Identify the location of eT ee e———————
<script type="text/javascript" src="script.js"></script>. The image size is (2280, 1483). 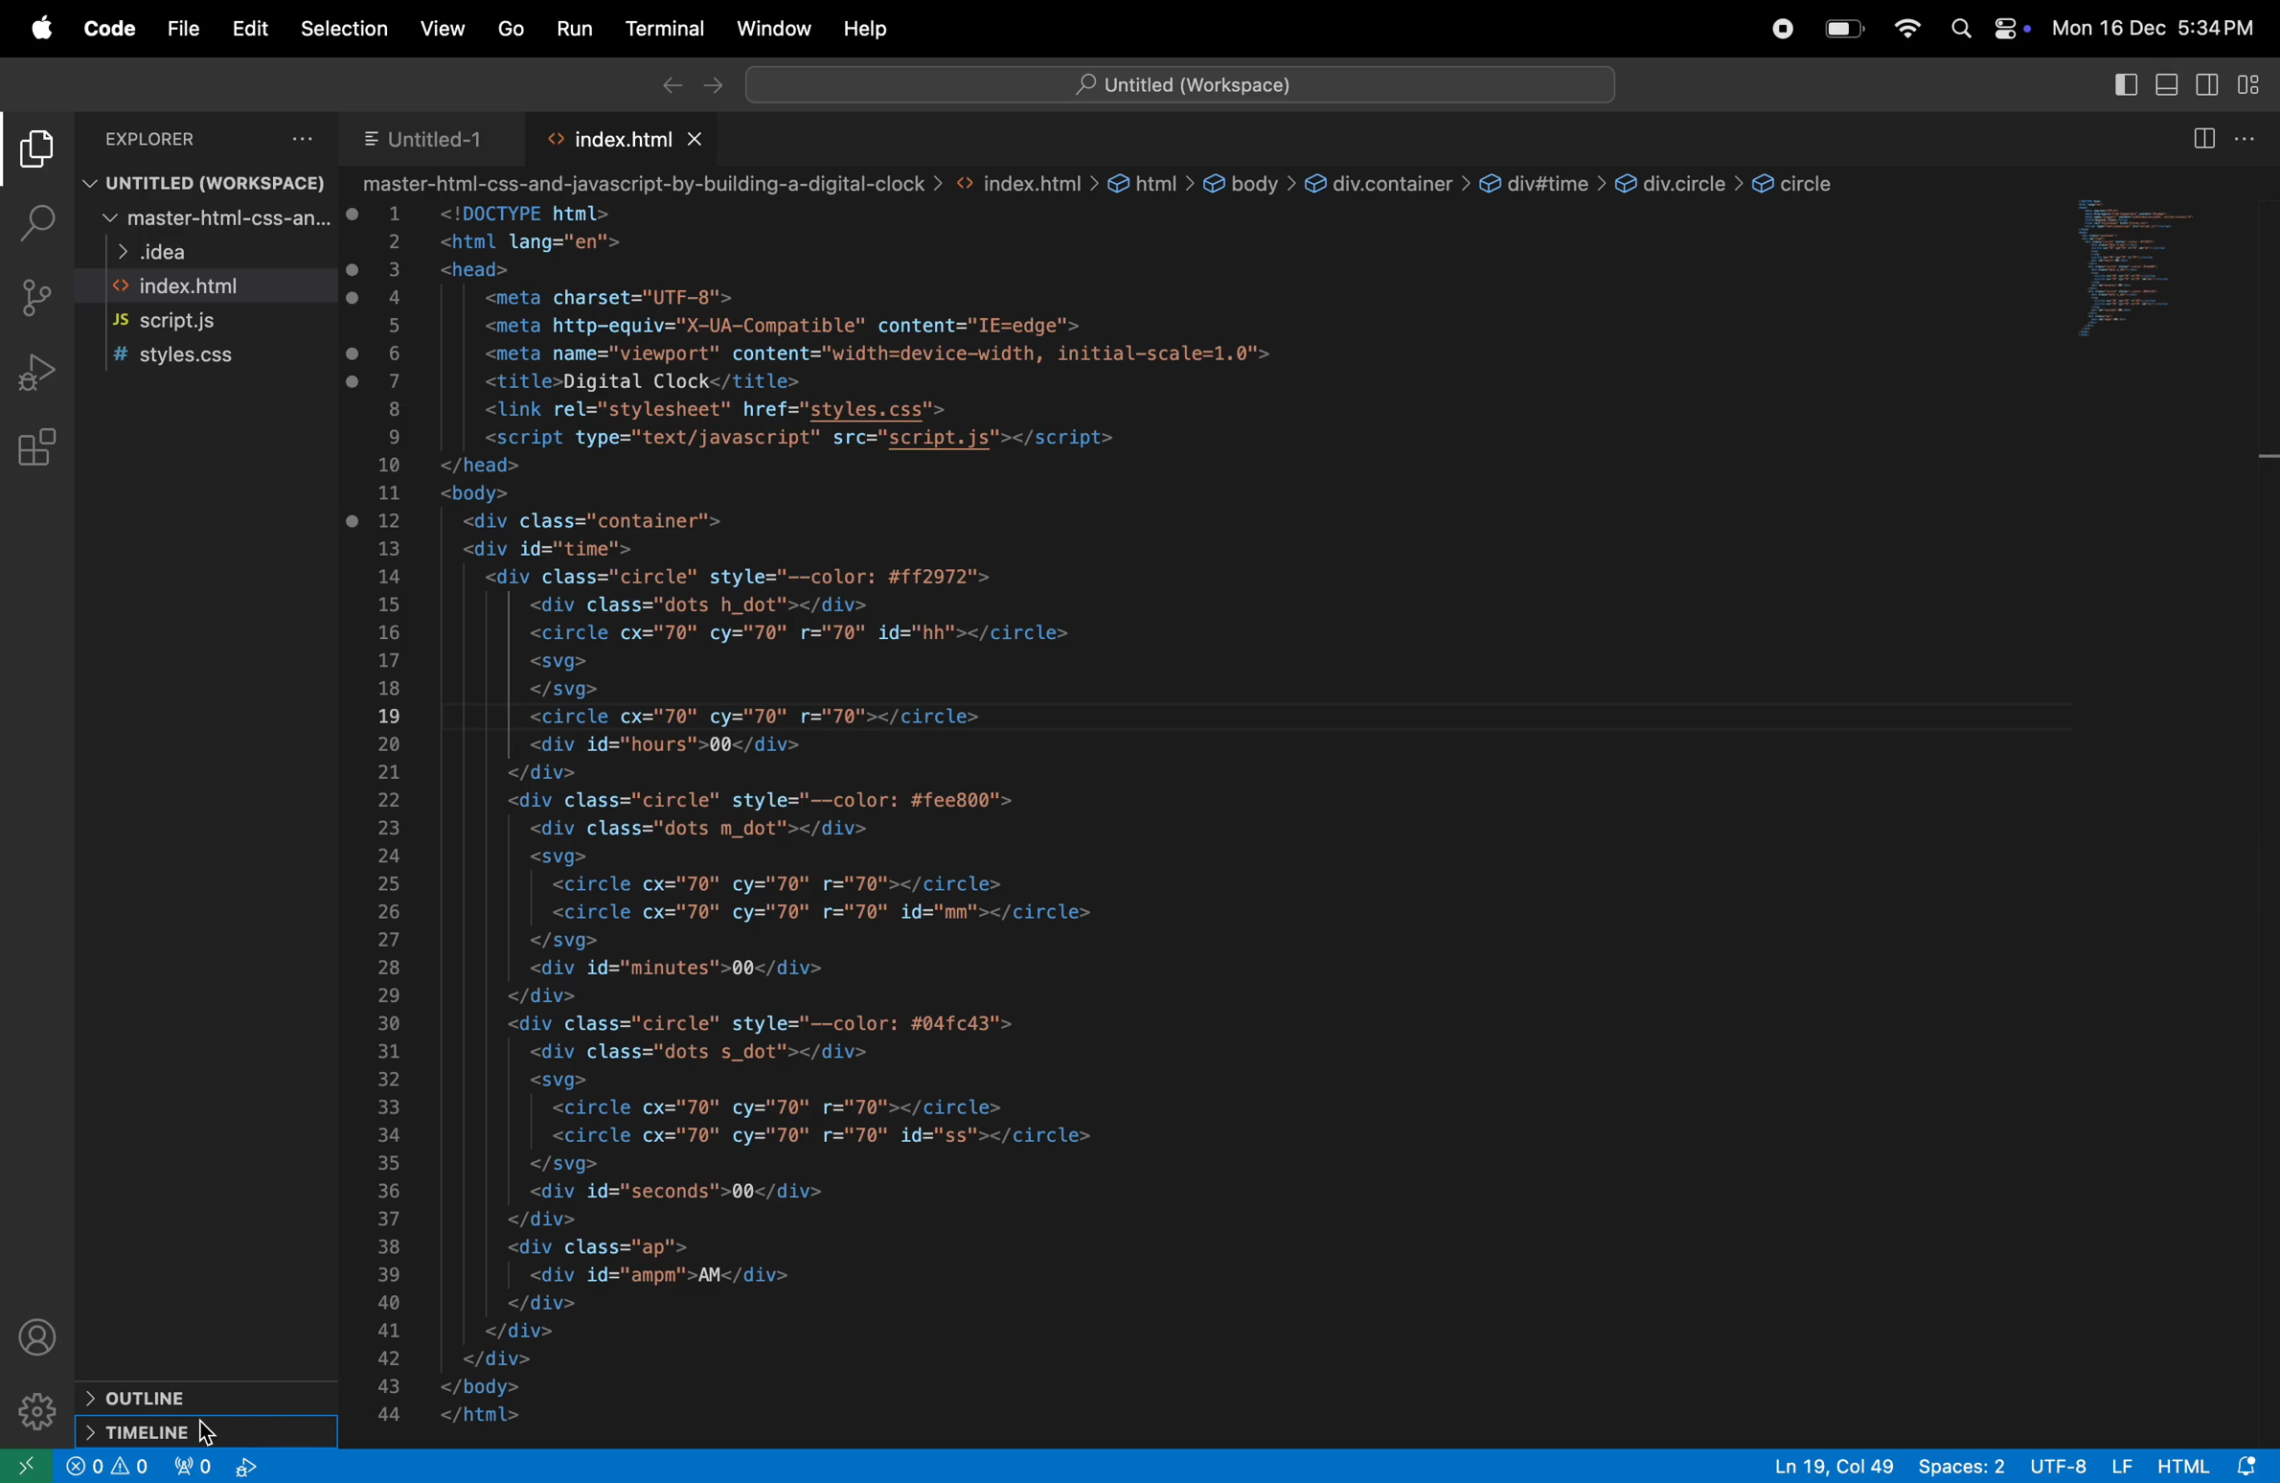
(815, 438).